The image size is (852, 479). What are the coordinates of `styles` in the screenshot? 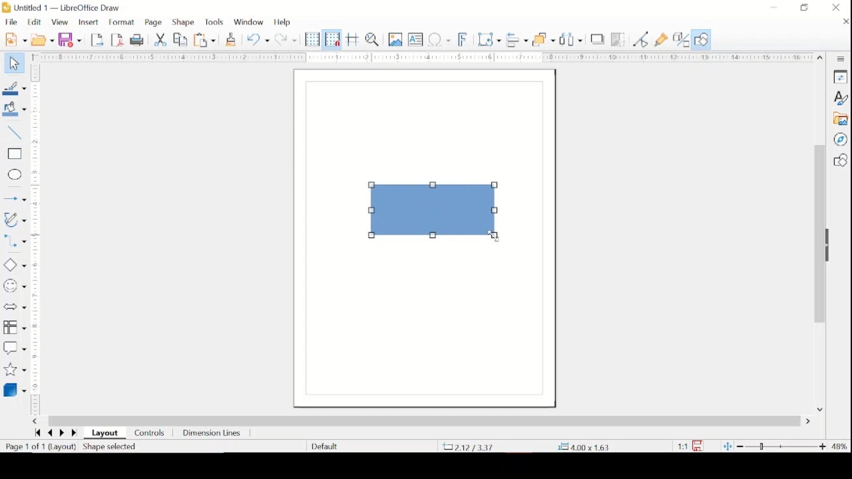 It's located at (840, 98).